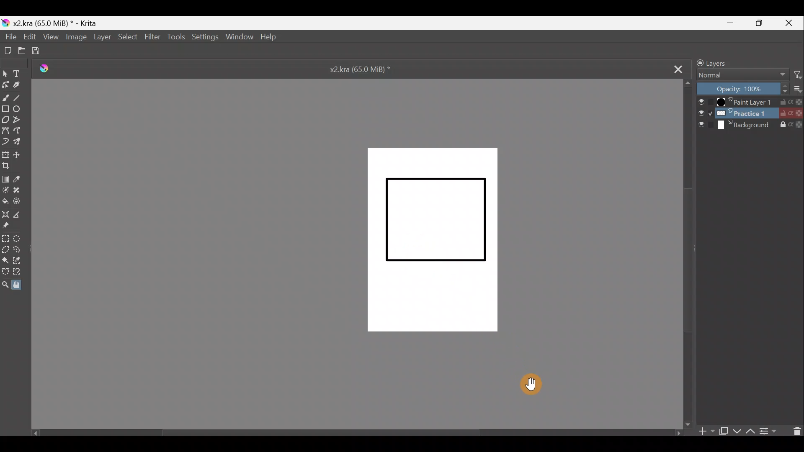  Describe the element at coordinates (6, 239) in the screenshot. I see `Rectangular selection tool` at that location.